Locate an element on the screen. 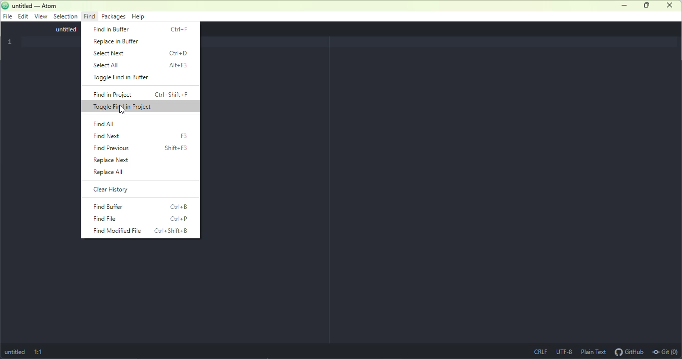 The height and width of the screenshot is (359, 682). plain text is located at coordinates (593, 352).